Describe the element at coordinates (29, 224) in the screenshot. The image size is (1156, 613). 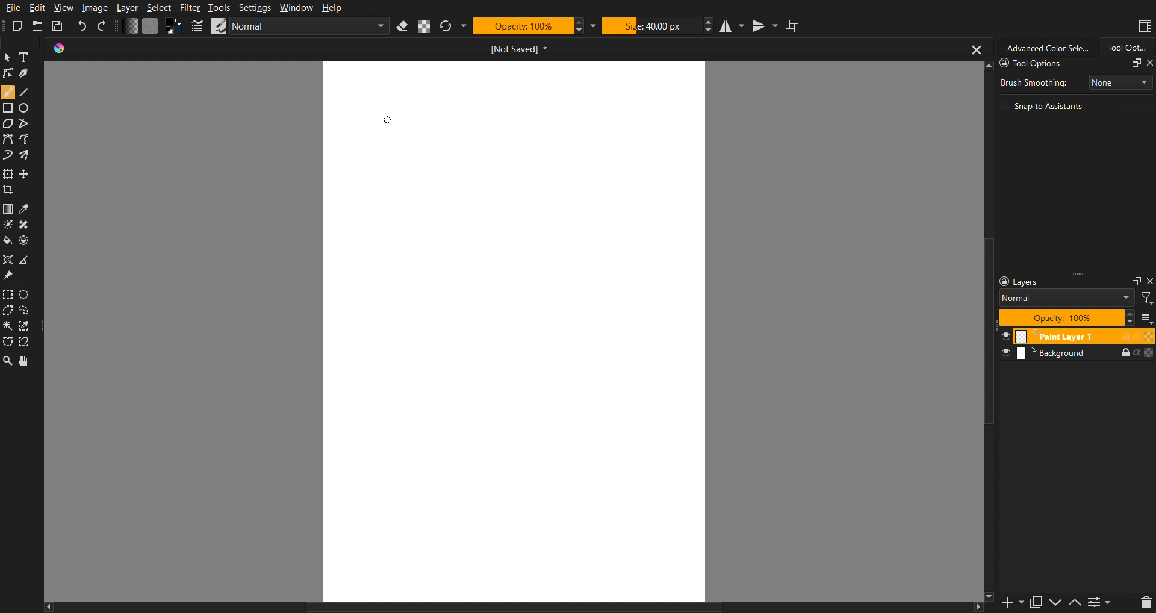
I see `Blemish Fix` at that location.